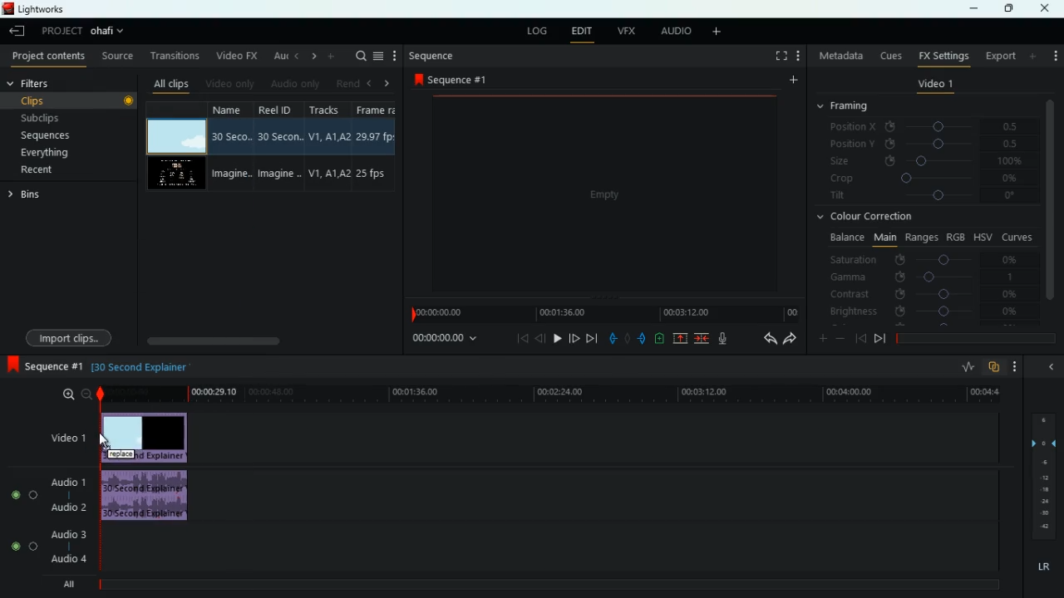 The image size is (1064, 598). What do you see at coordinates (139, 367) in the screenshot?
I see `time` at bounding box center [139, 367].